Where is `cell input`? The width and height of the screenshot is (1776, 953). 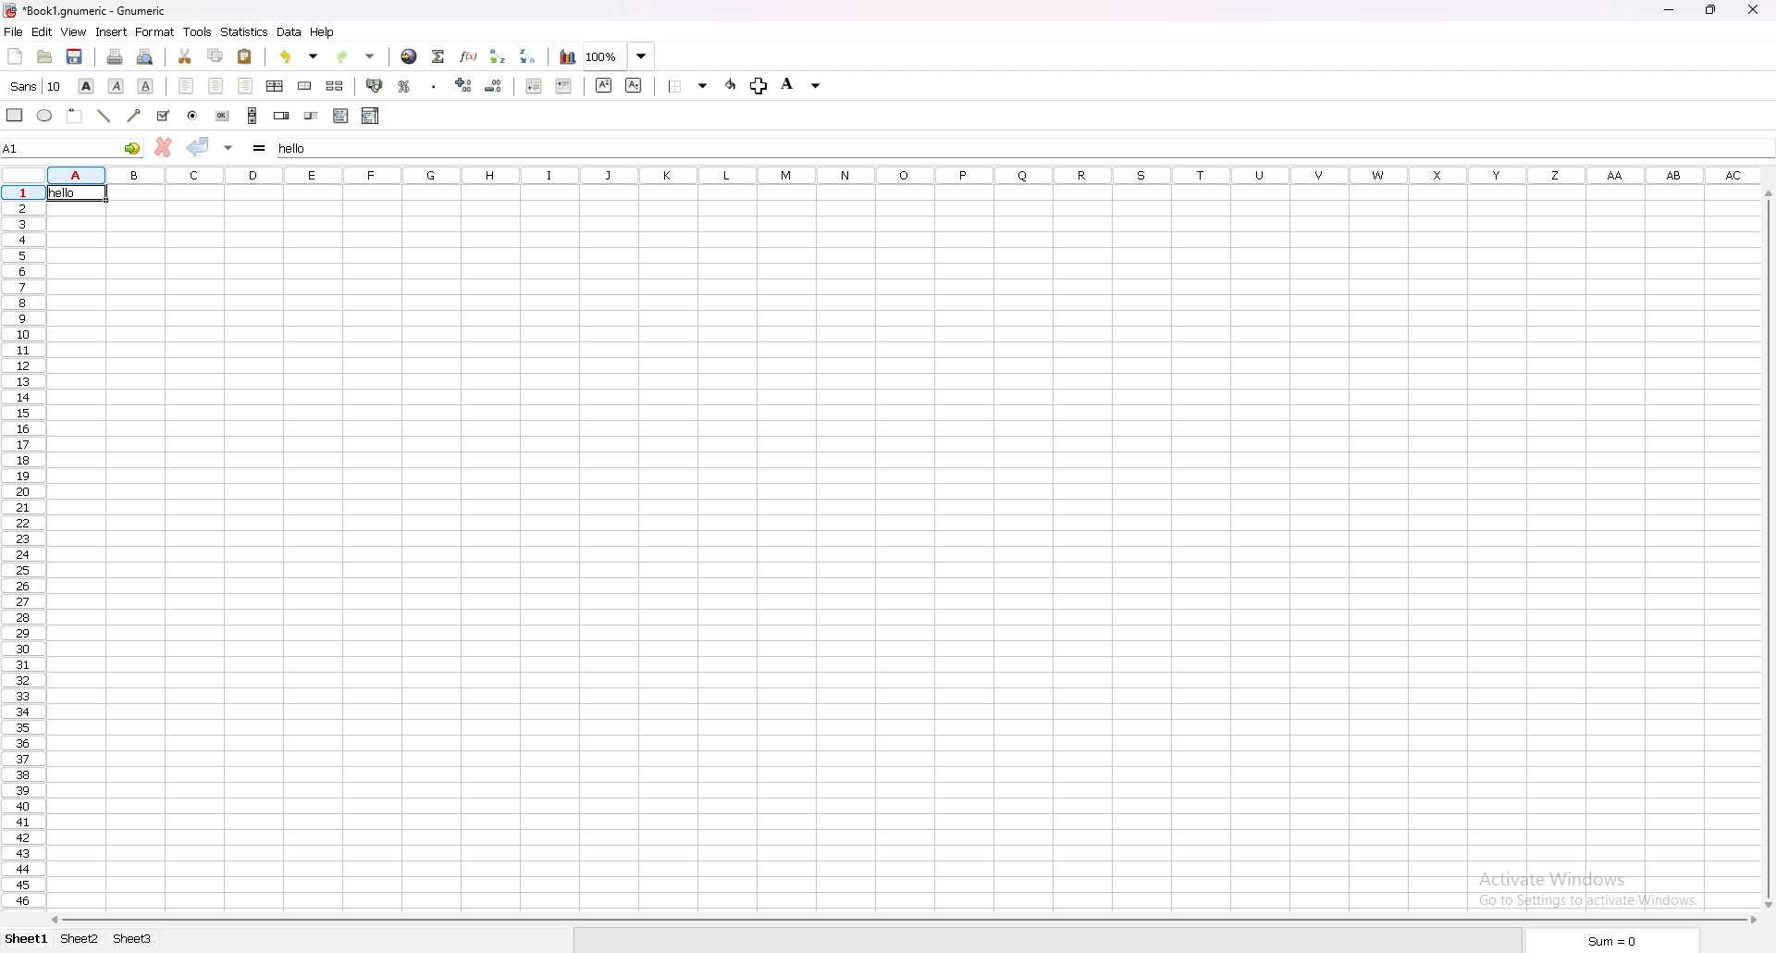 cell input is located at coordinates (1022, 145).